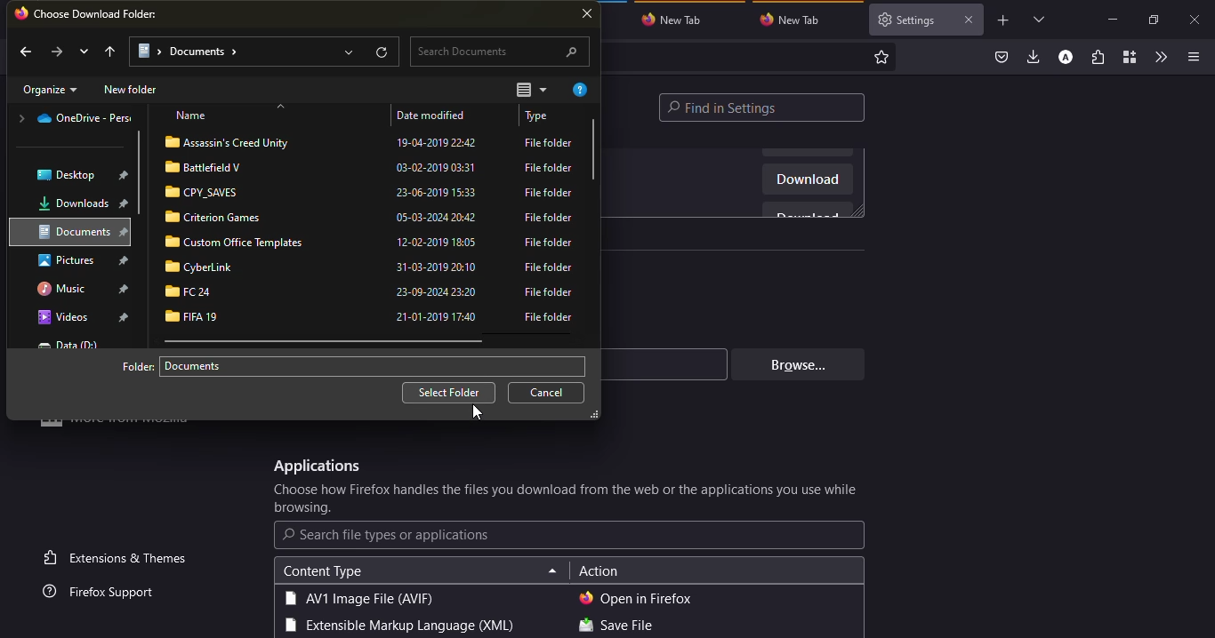  I want to click on type, so click(397, 626).